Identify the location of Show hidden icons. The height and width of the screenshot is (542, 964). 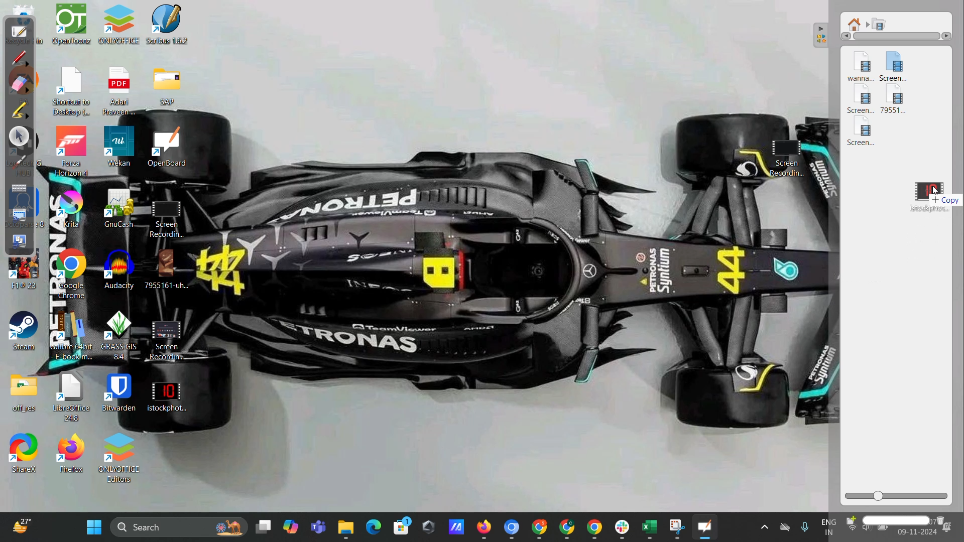
(762, 524).